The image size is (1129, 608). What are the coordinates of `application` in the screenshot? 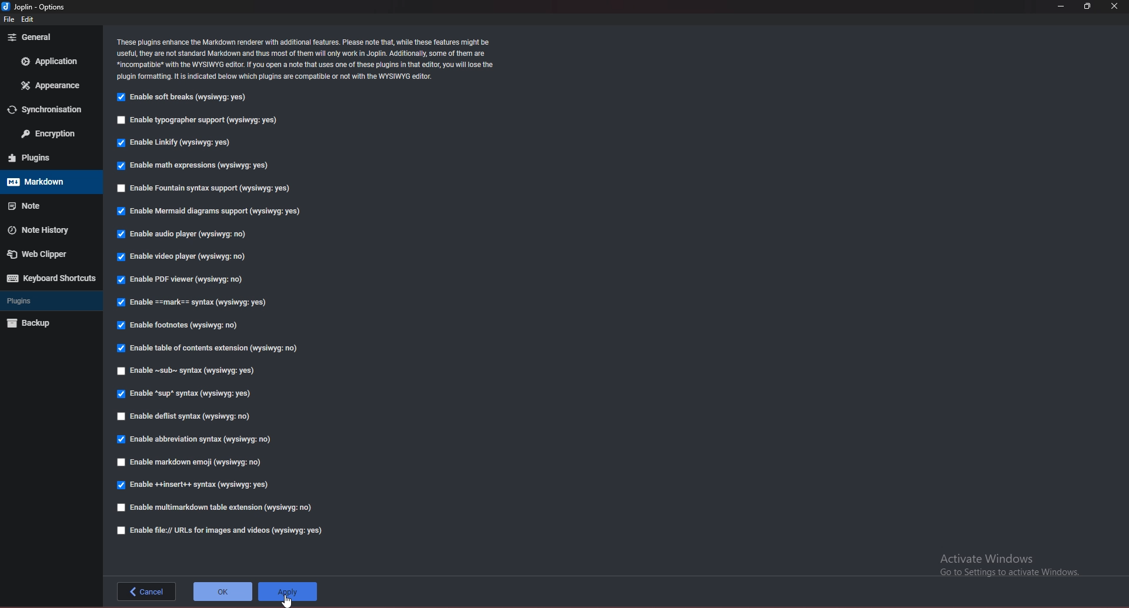 It's located at (51, 61).